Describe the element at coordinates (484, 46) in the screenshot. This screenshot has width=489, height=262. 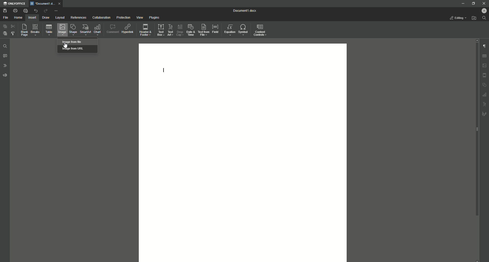
I see `Paragraph Settings` at that location.